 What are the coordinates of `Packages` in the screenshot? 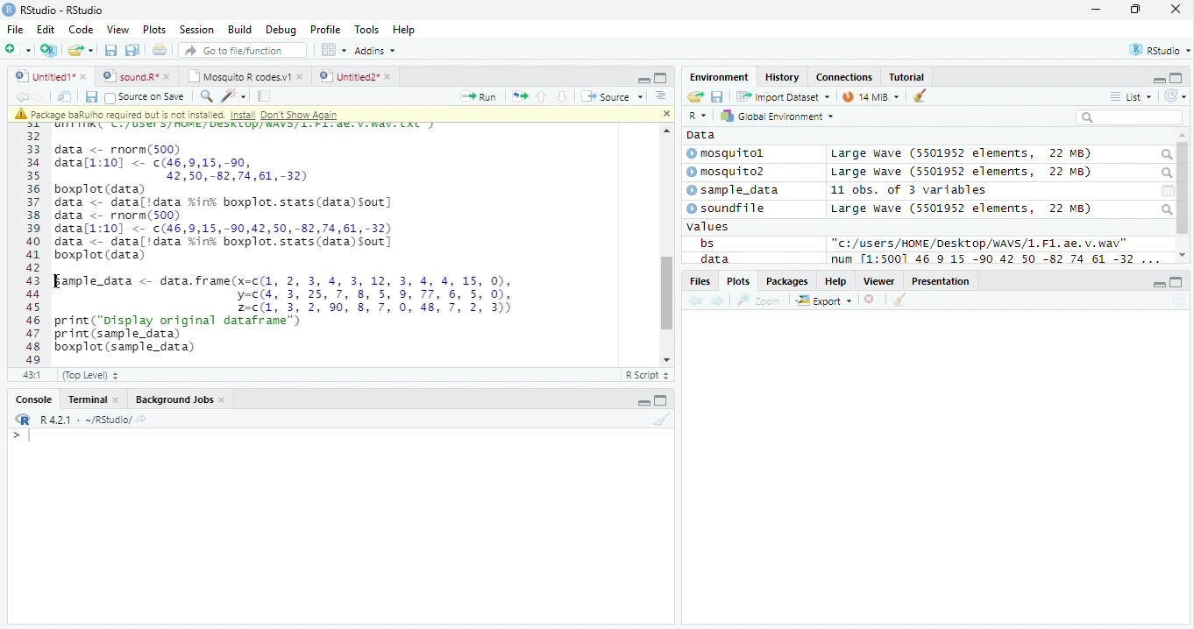 It's located at (788, 281).